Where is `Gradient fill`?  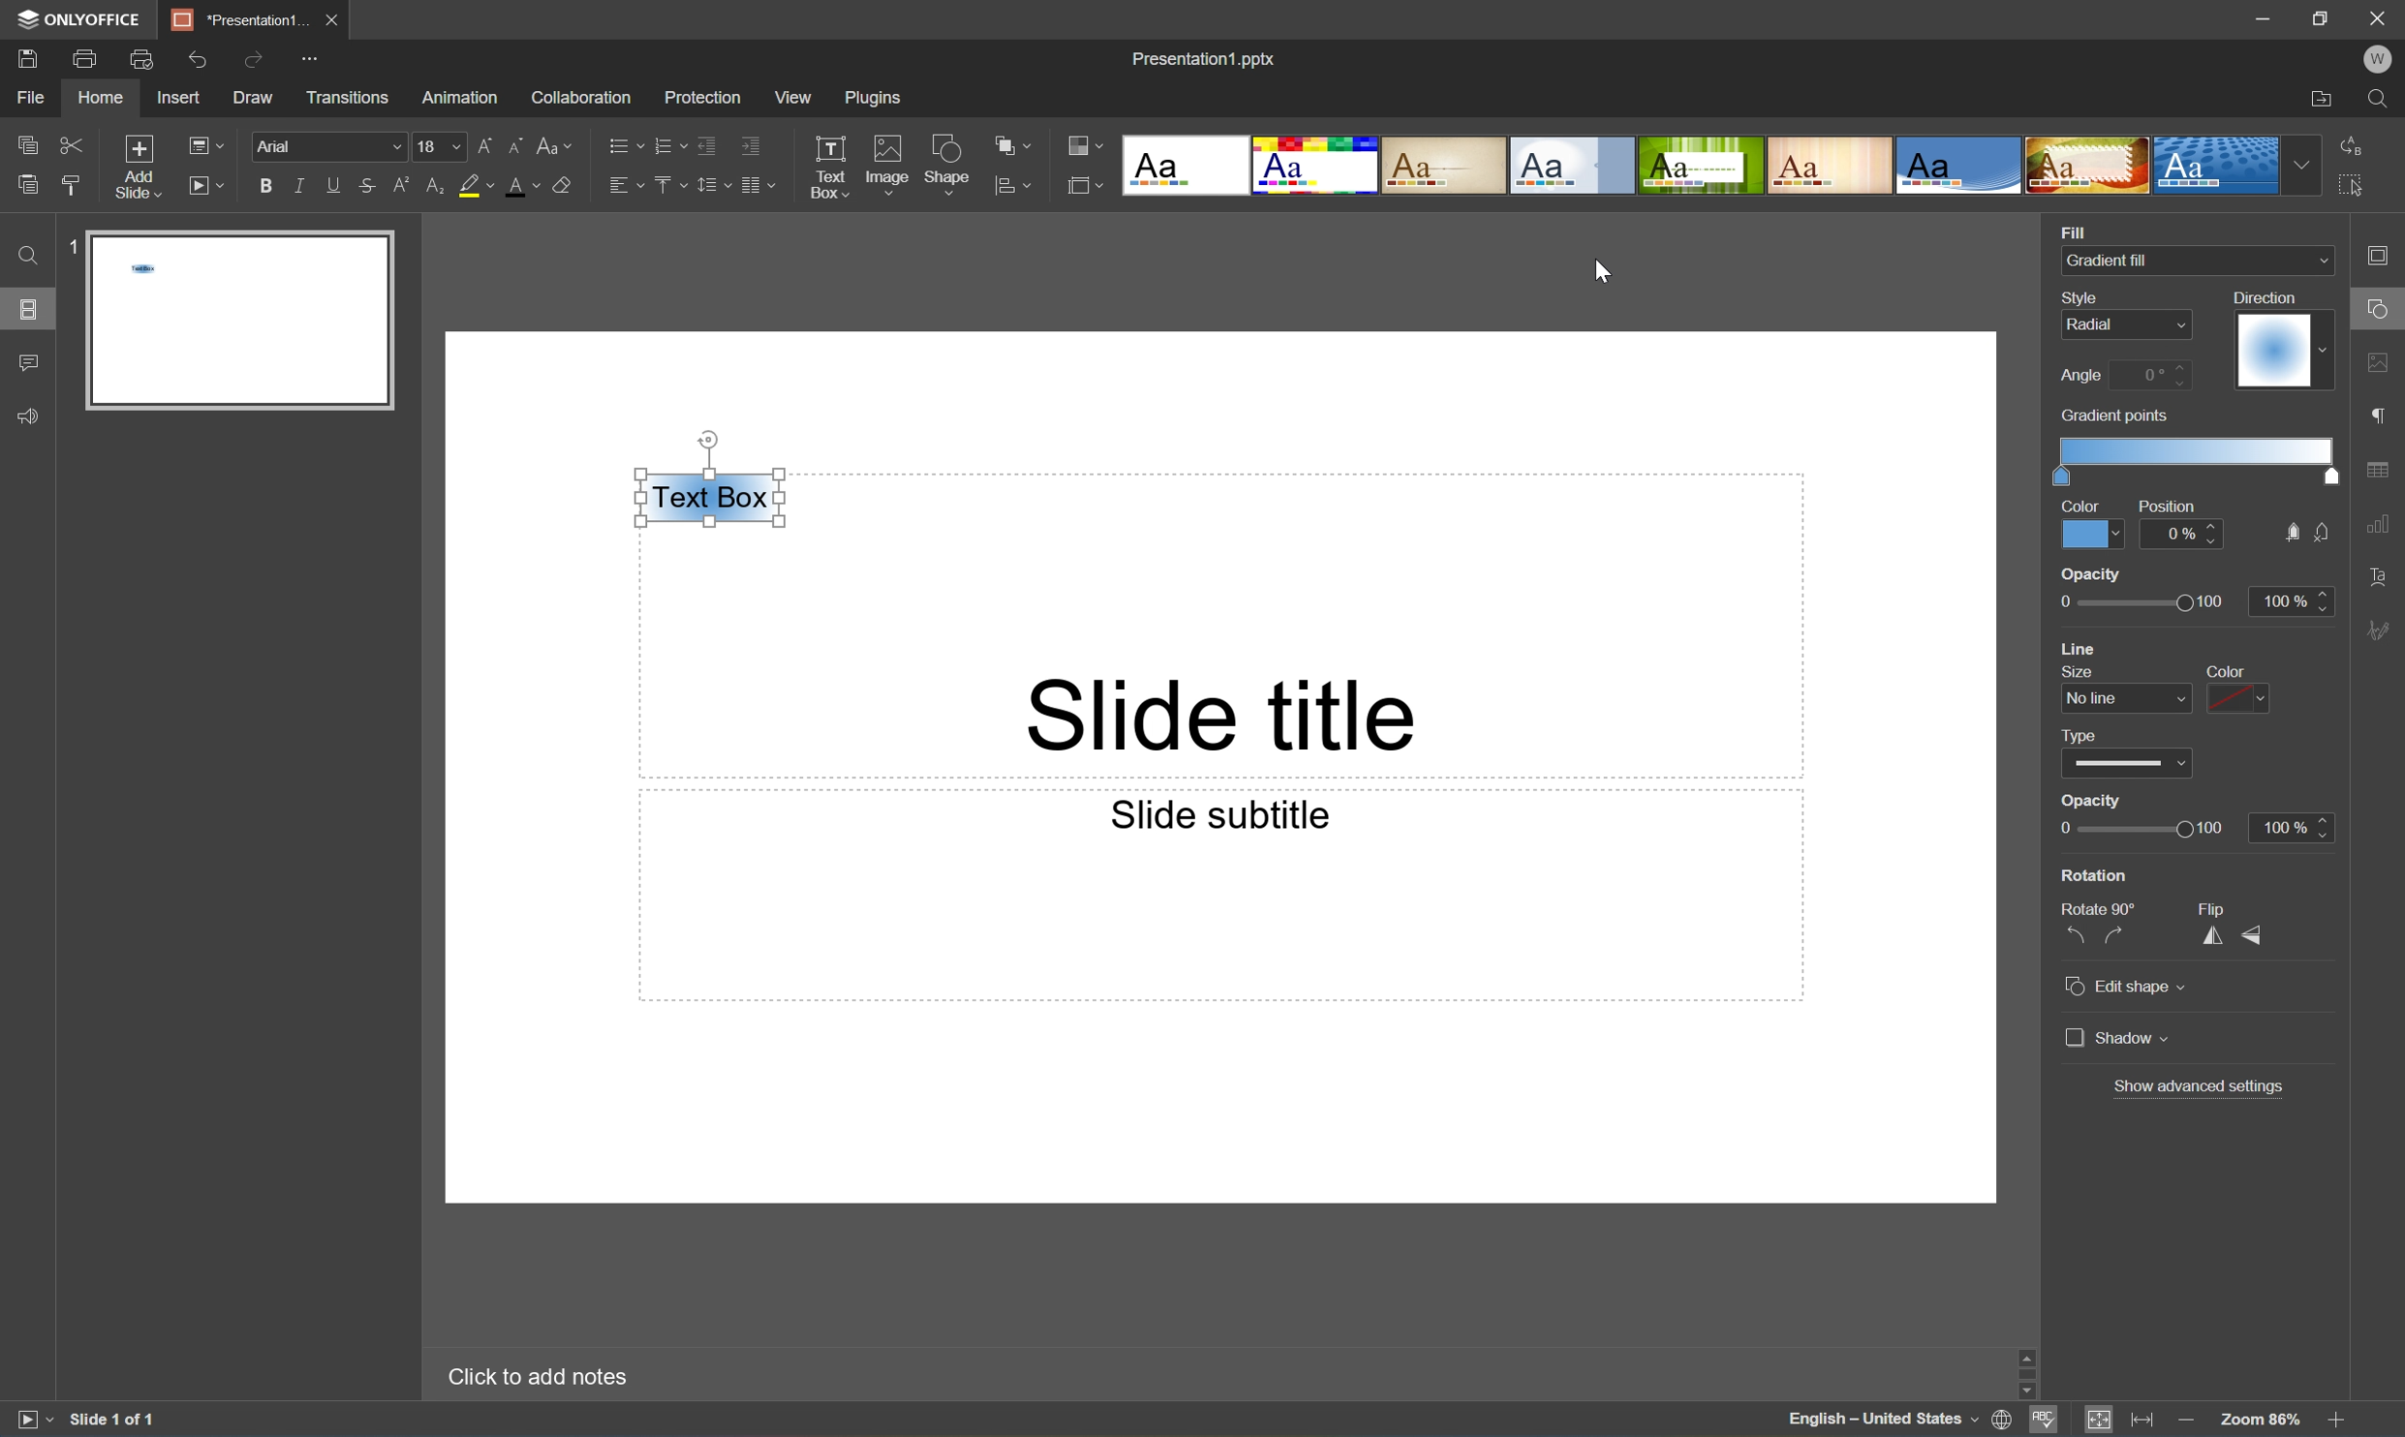
Gradient fill is located at coordinates (2118, 258).